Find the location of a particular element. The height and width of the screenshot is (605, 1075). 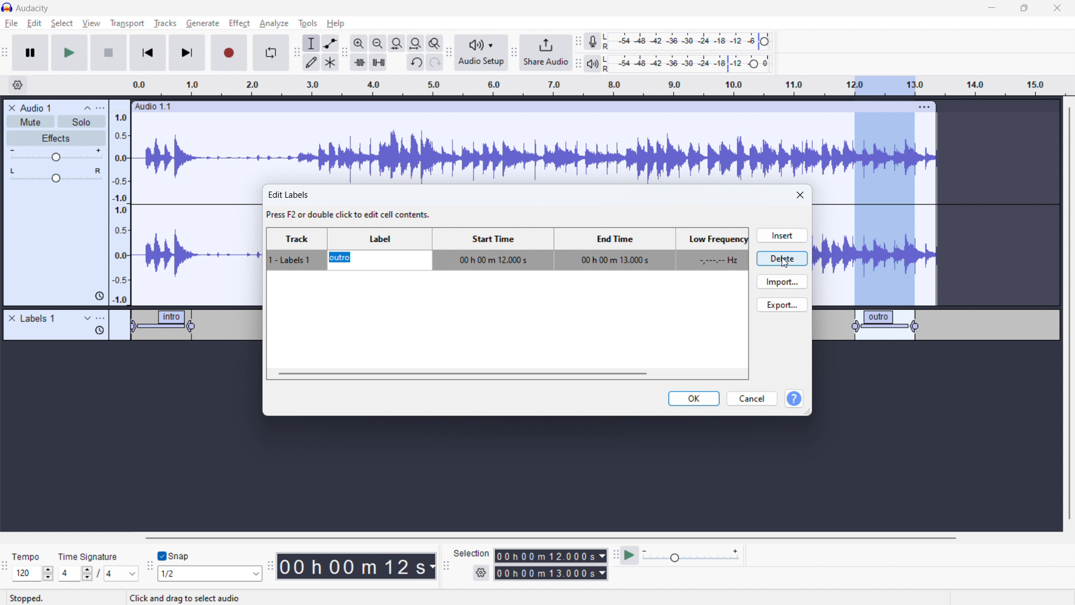

Timeline is located at coordinates (936, 378).